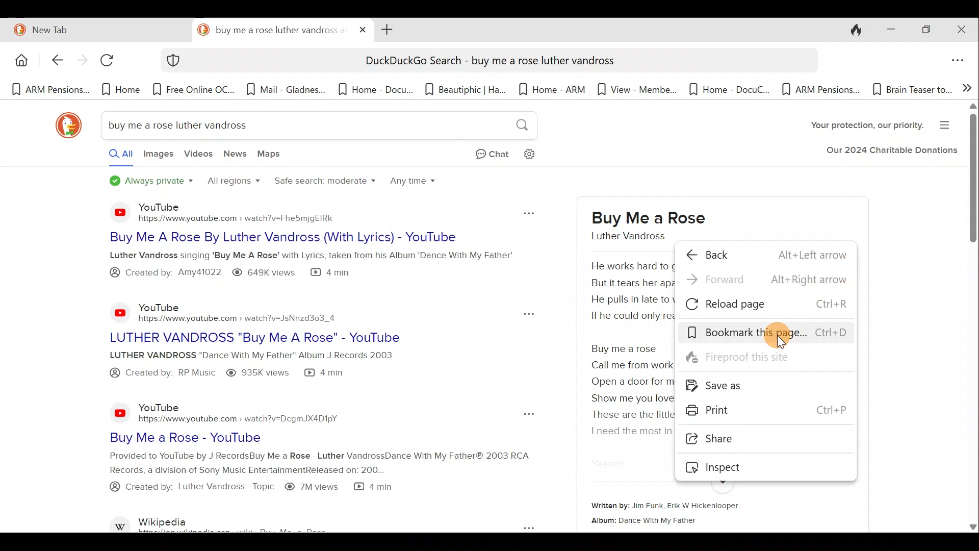 The width and height of the screenshot is (979, 551). I want to click on DuckDuckGo Search - buy me a rose luther vandross, so click(488, 62).